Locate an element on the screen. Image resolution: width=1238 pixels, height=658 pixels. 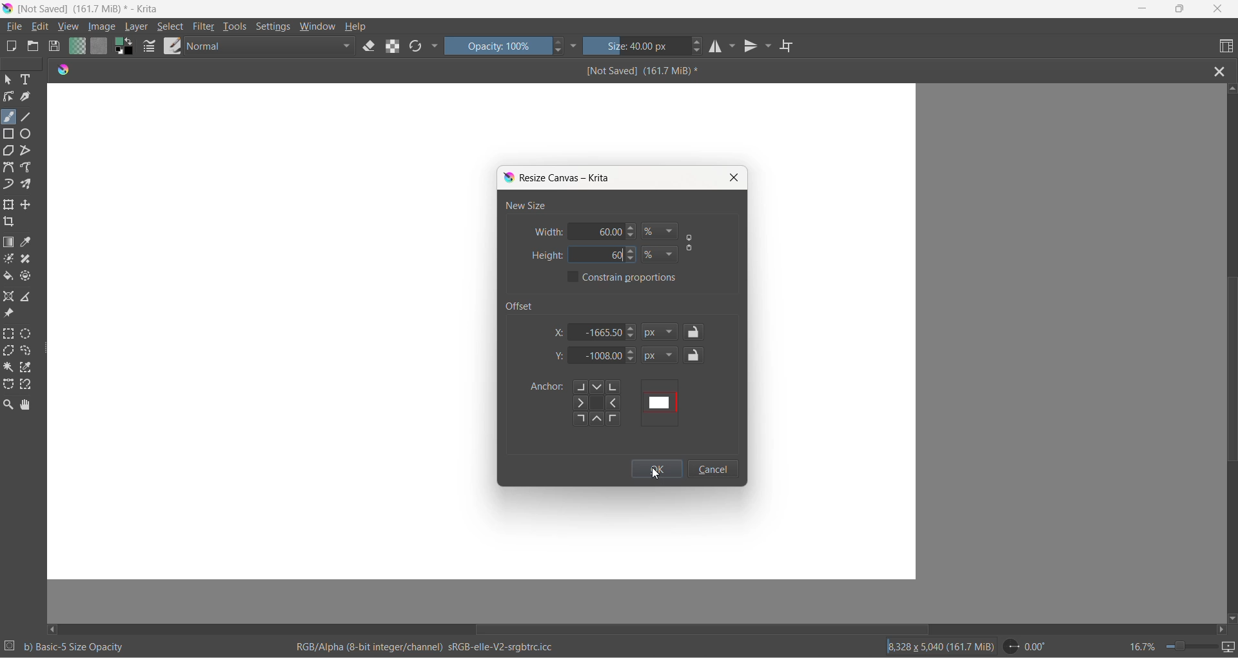
draw a gradient is located at coordinates (10, 243).